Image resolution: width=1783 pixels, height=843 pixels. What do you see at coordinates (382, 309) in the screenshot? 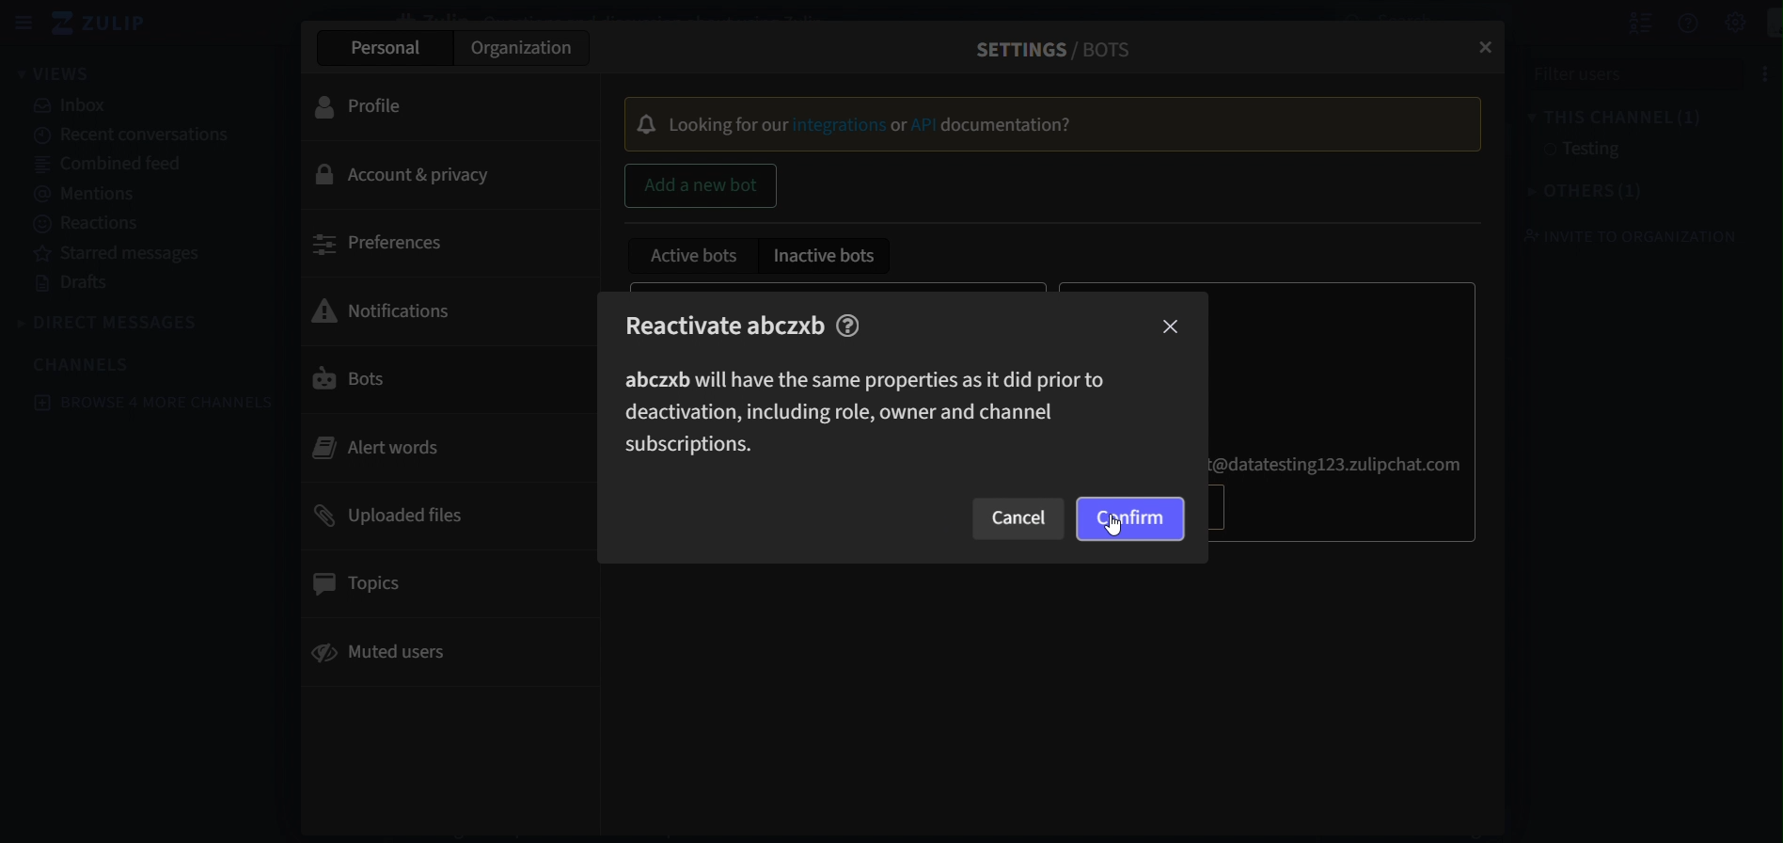
I see `notifications` at bounding box center [382, 309].